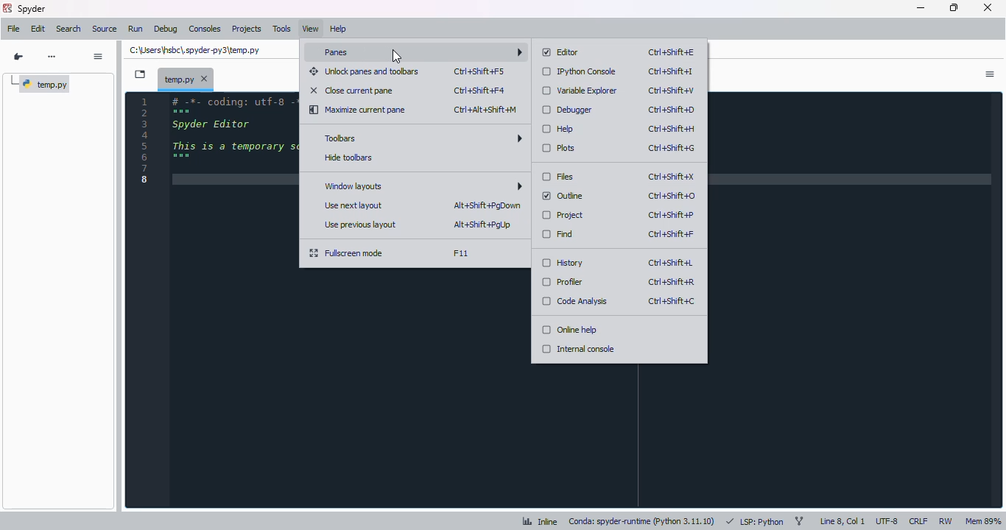 The width and height of the screenshot is (1006, 530). What do you see at coordinates (349, 158) in the screenshot?
I see `hide toolbars` at bounding box center [349, 158].